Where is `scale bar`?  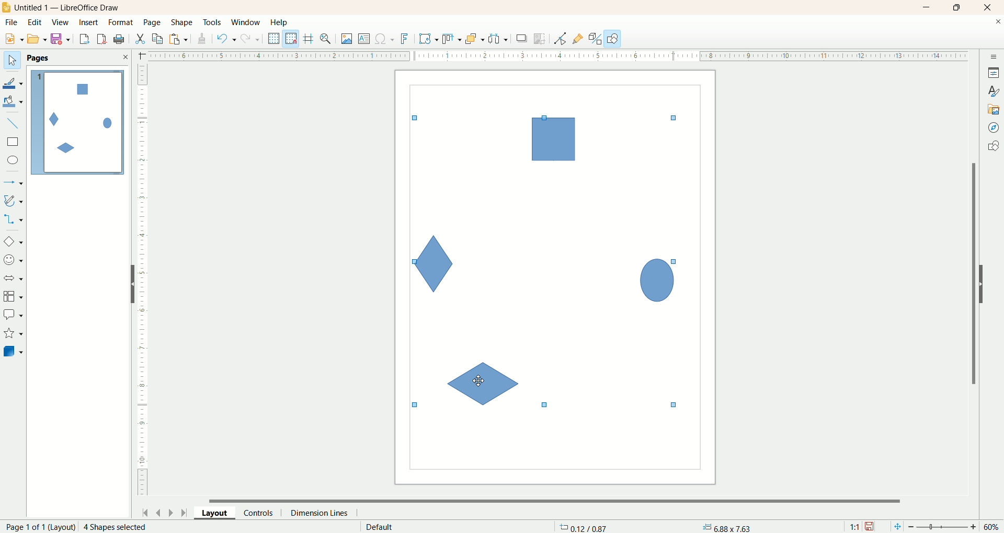
scale bar is located at coordinates (142, 282).